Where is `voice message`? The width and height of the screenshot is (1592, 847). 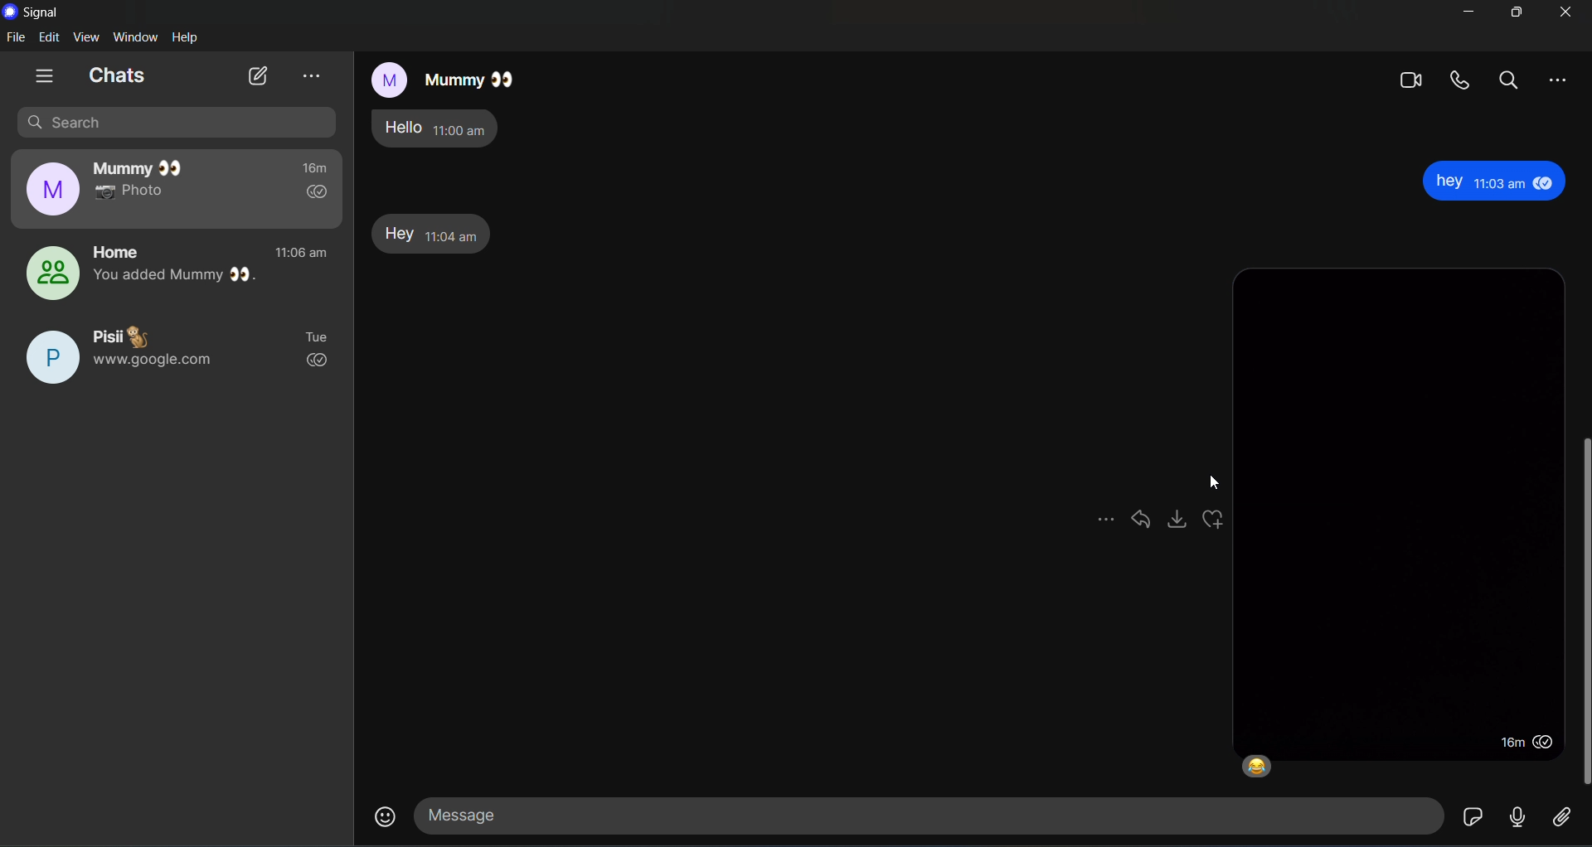
voice message is located at coordinates (1519, 816).